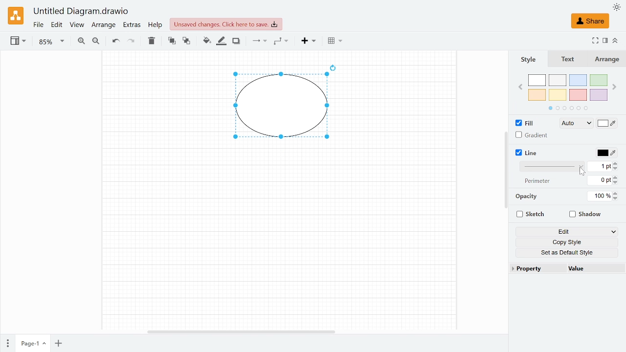  What do you see at coordinates (617, 163) in the screenshot?
I see `Increase line width` at bounding box center [617, 163].